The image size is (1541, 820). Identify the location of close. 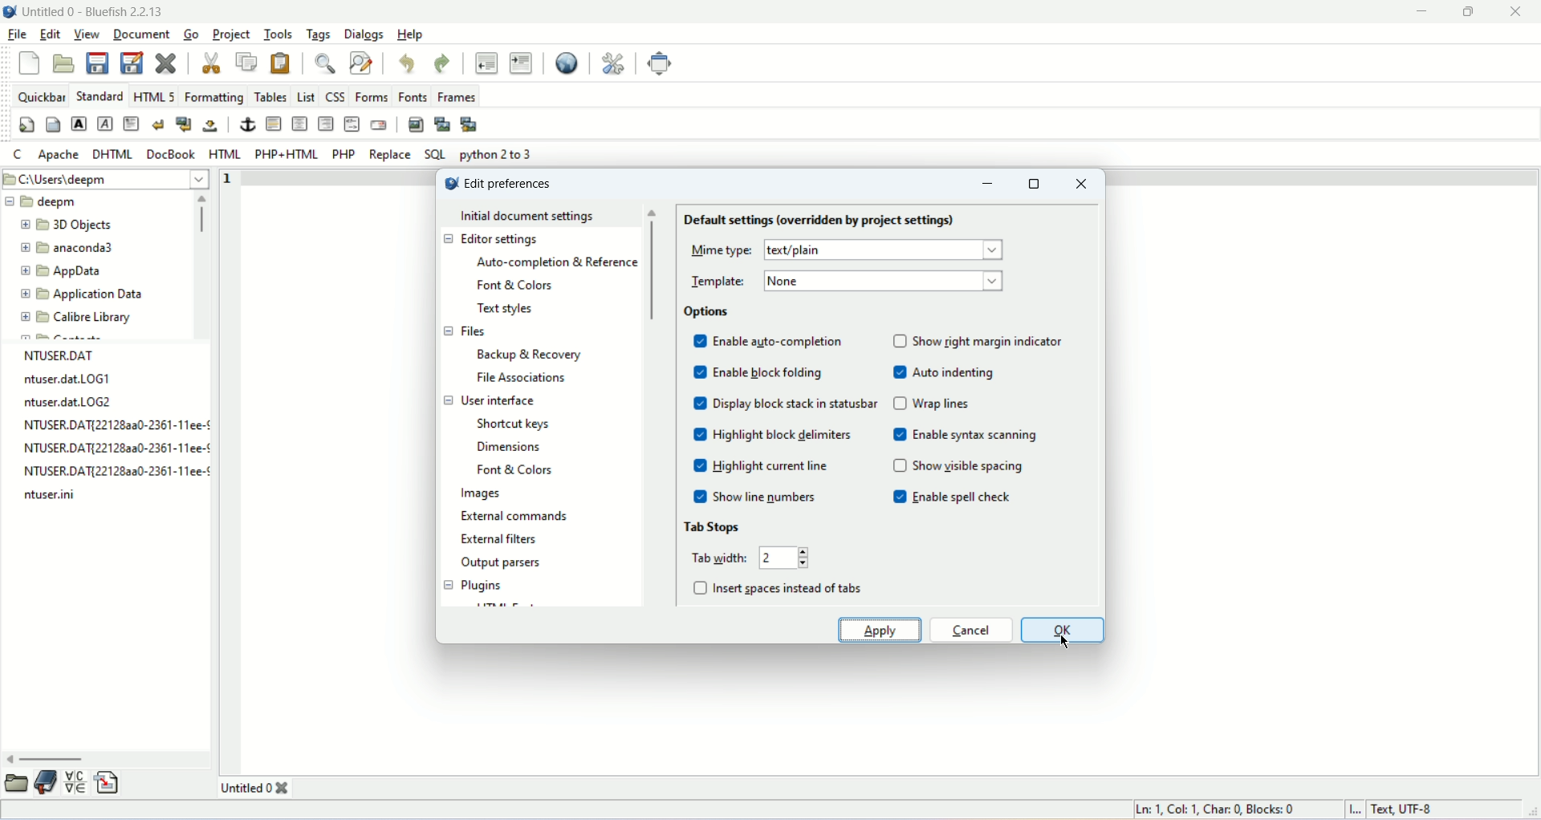
(1083, 184).